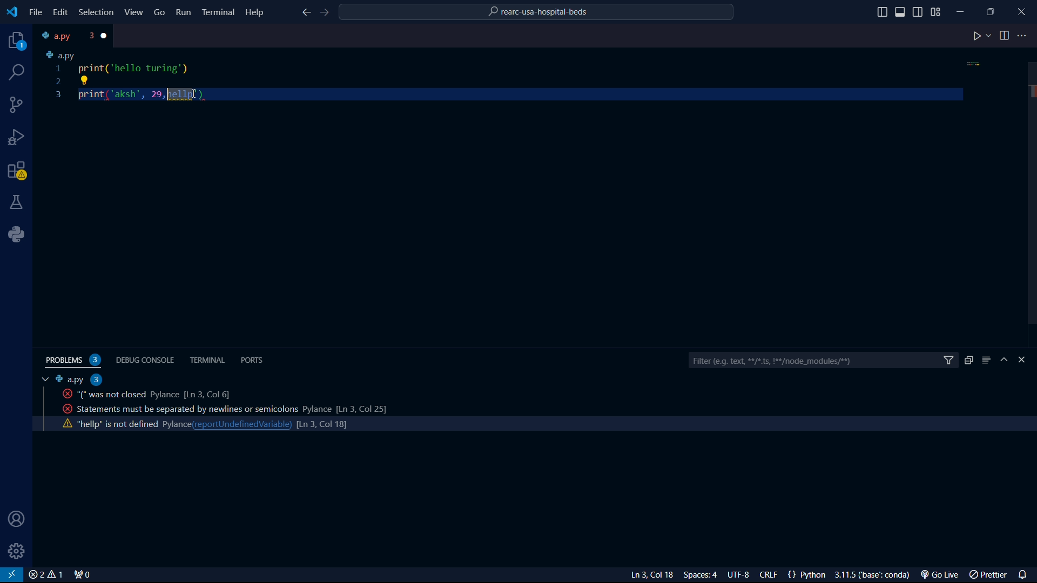 Image resolution: width=1037 pixels, height=583 pixels. What do you see at coordinates (1027, 360) in the screenshot?
I see `close bar` at bounding box center [1027, 360].